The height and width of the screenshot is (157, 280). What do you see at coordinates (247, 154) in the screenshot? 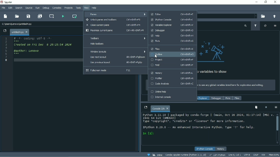
I see `UTF` at bounding box center [247, 154].